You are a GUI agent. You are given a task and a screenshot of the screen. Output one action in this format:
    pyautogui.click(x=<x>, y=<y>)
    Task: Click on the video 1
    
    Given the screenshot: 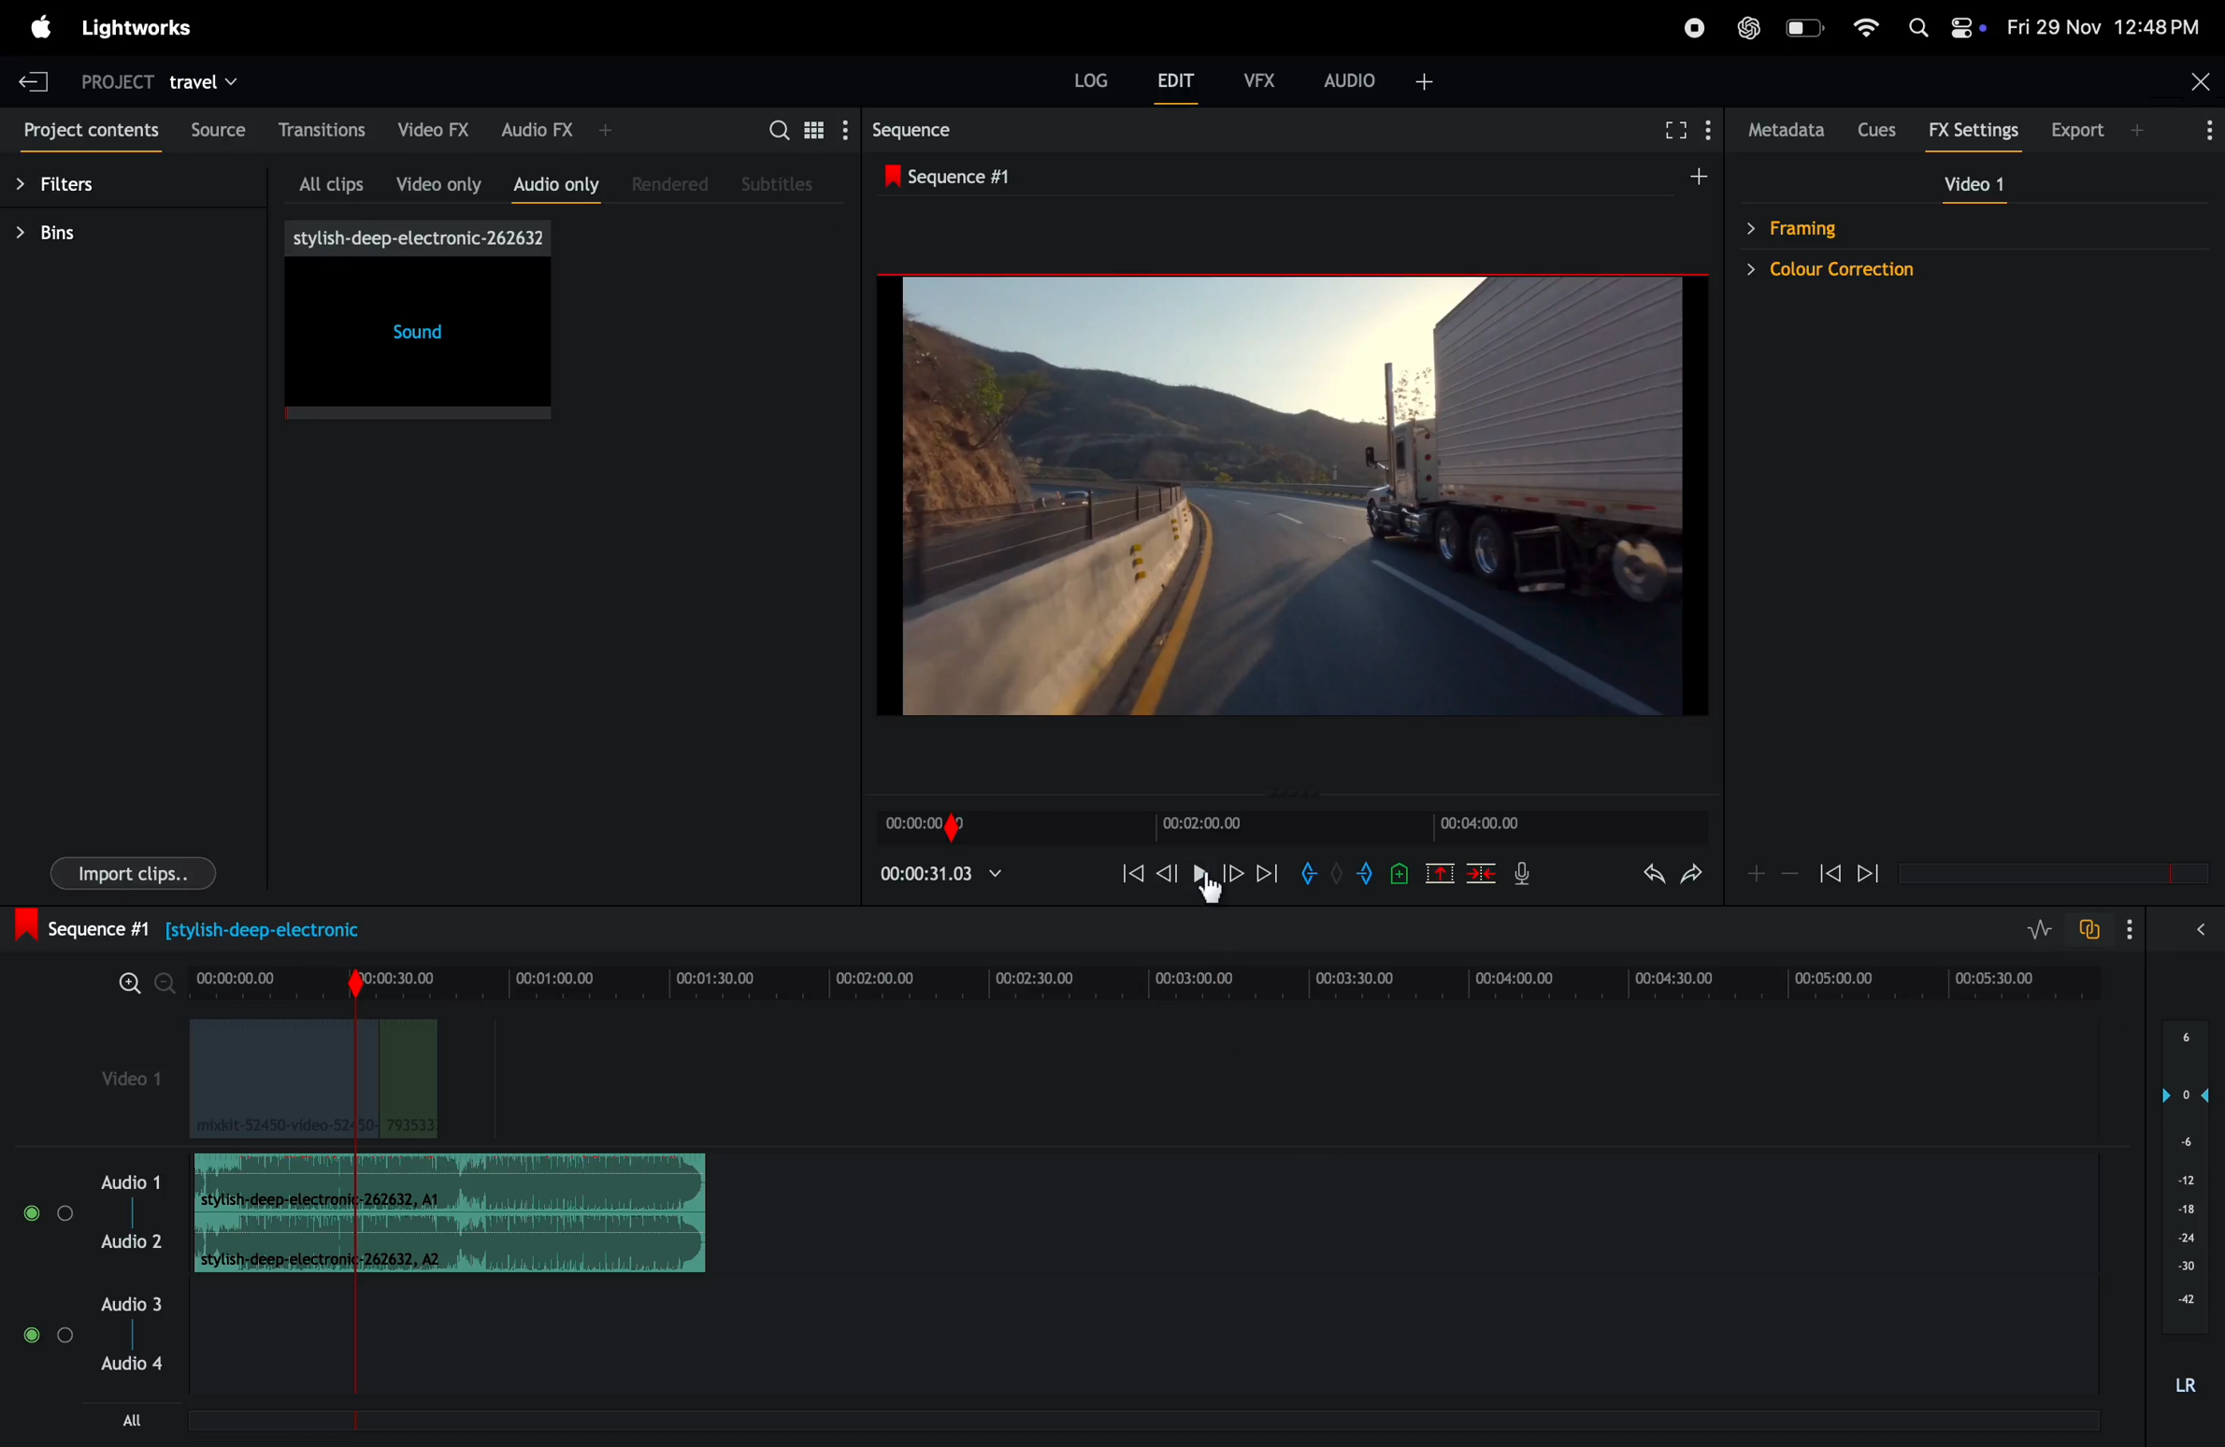 What is the action you would take?
    pyautogui.click(x=1982, y=187)
    